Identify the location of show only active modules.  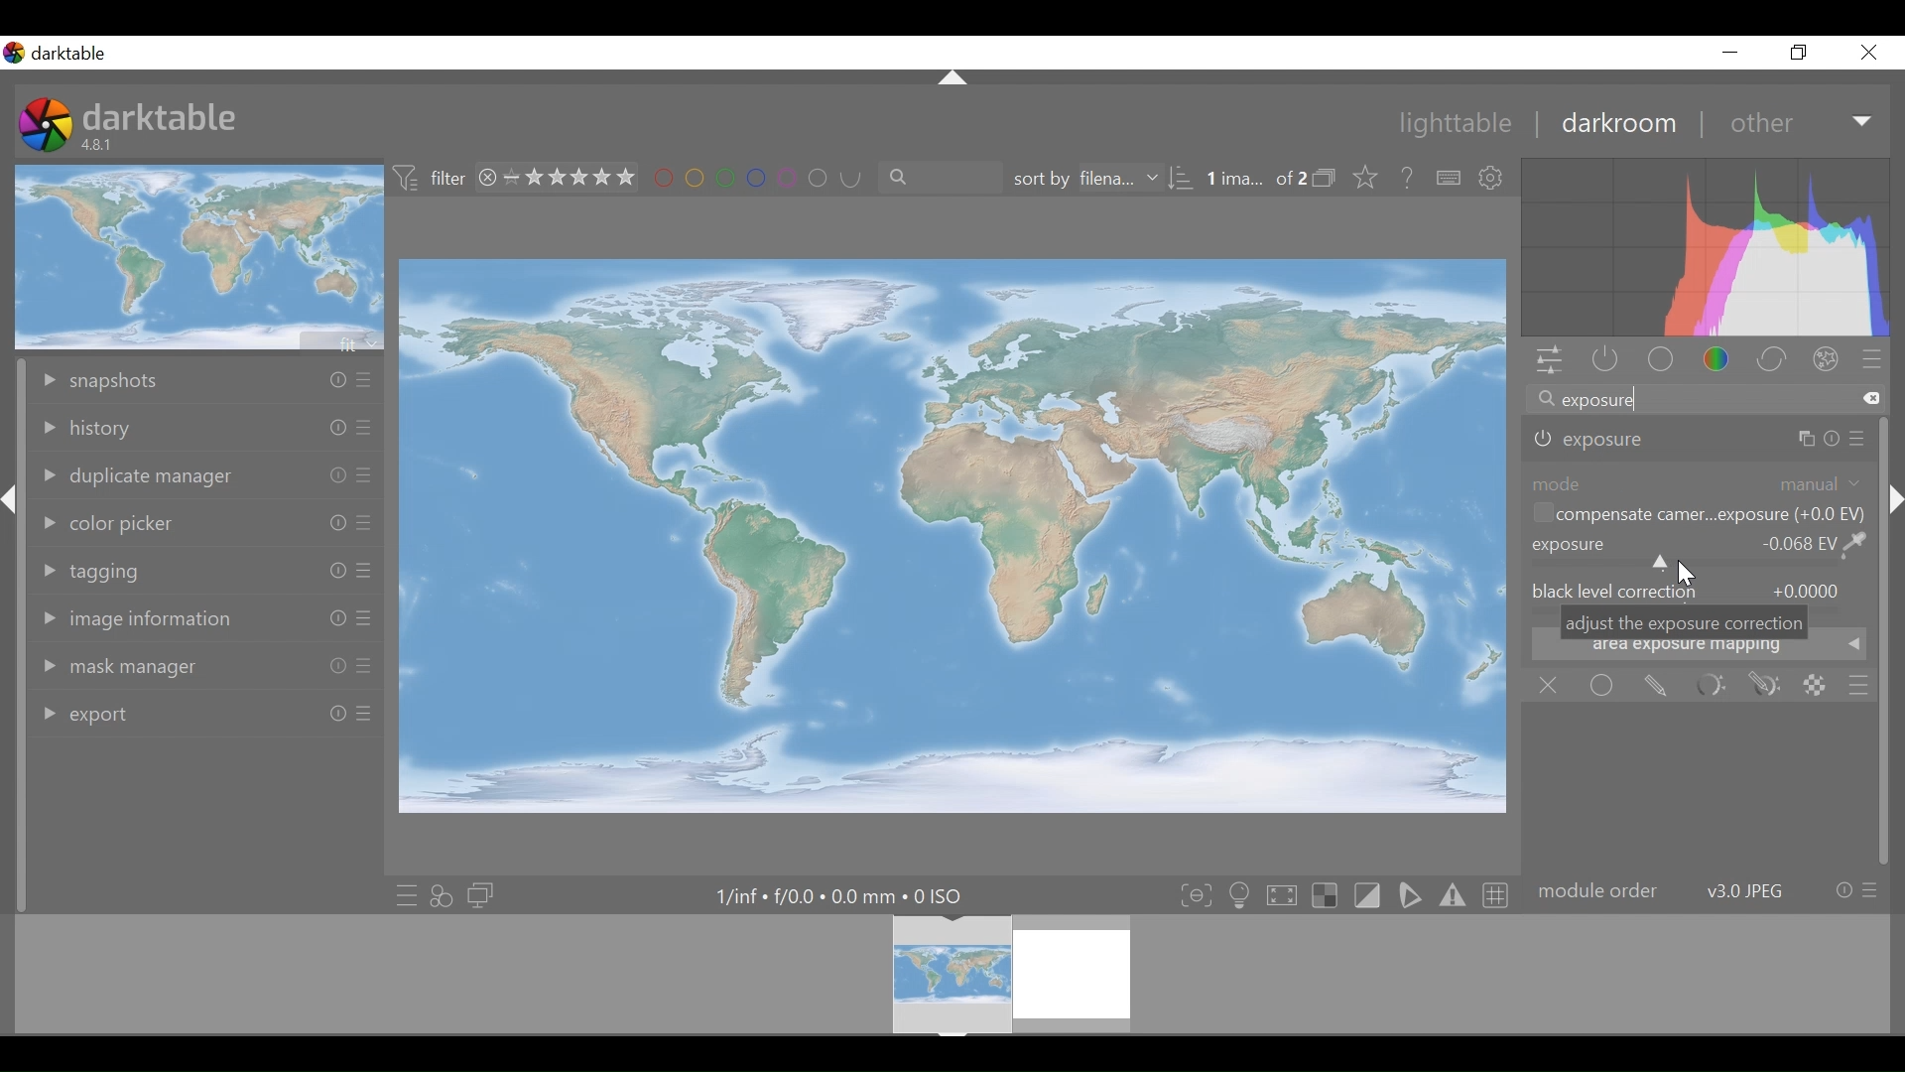
(1605, 360).